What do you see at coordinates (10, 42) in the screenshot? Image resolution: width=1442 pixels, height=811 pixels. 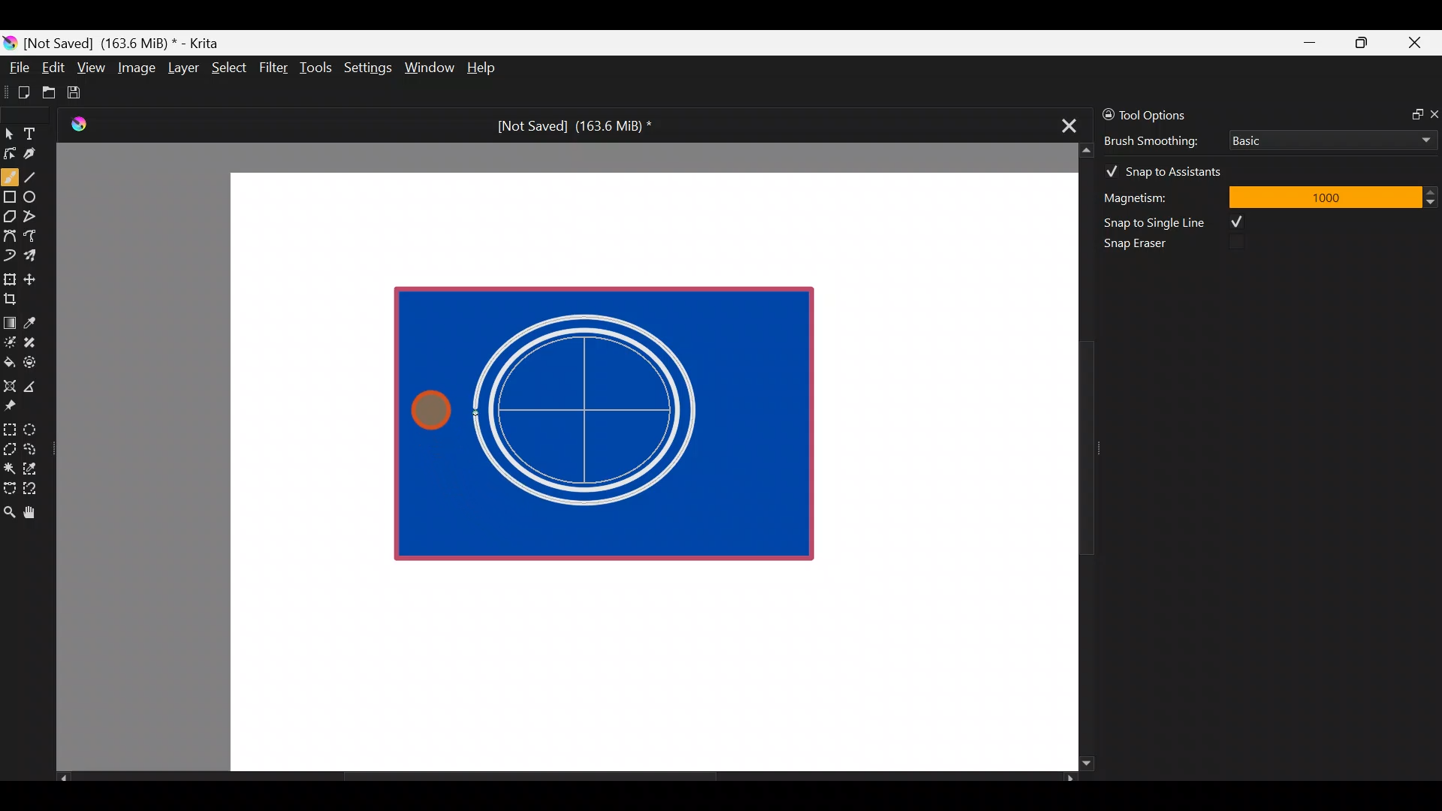 I see `Krita logo` at bounding box center [10, 42].